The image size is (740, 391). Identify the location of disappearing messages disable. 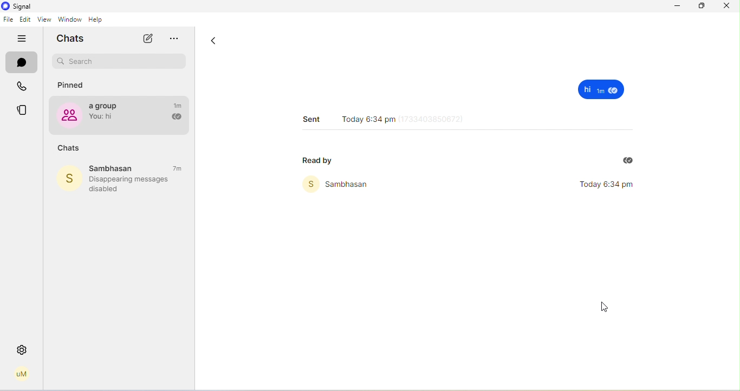
(134, 184).